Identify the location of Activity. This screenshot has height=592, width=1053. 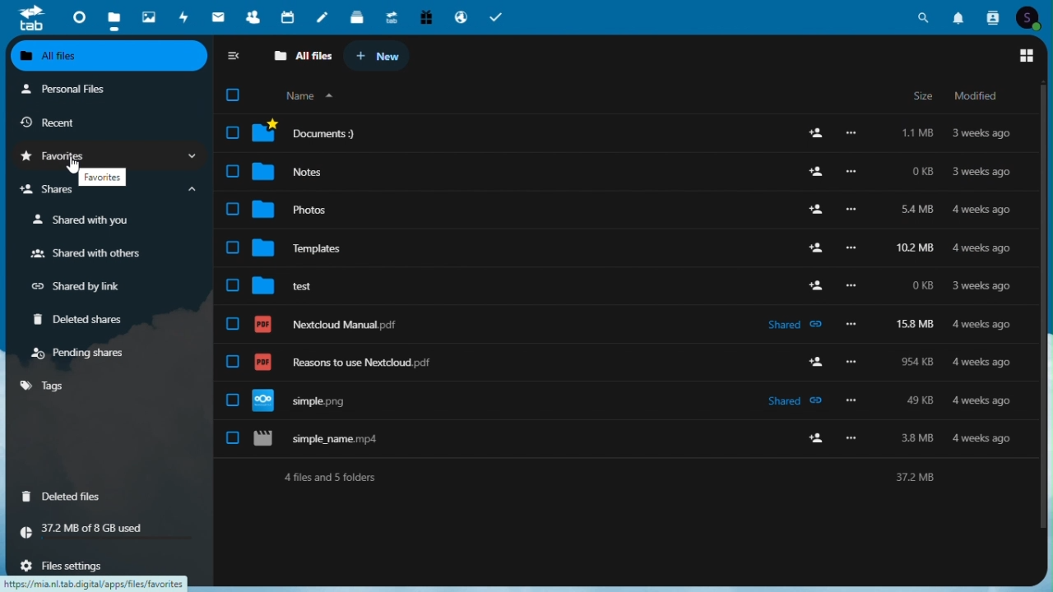
(184, 16).